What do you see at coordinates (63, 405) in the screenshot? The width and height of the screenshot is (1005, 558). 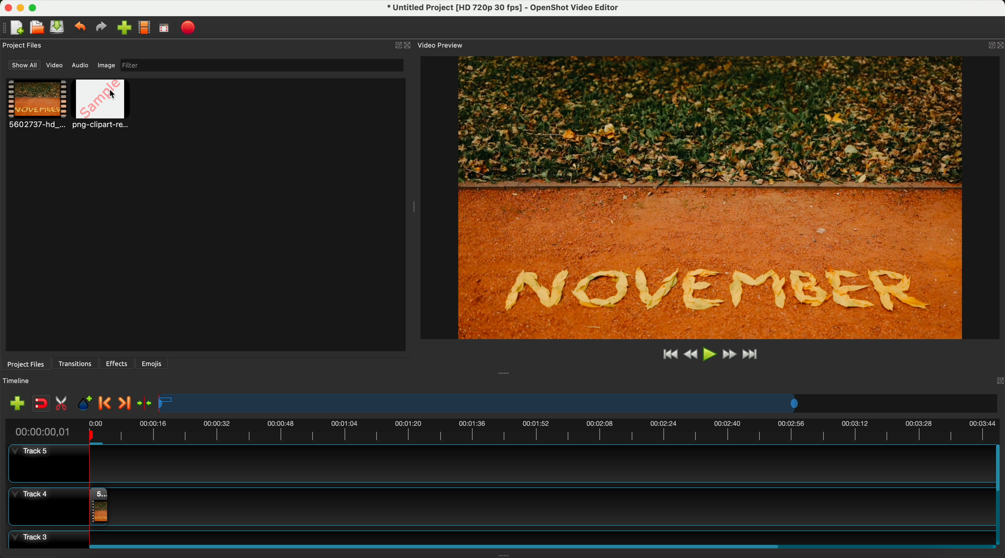 I see `enable razor` at bounding box center [63, 405].